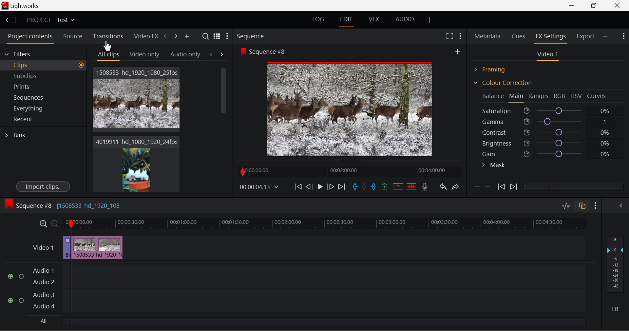 This screenshot has width=629, height=331. What do you see at coordinates (319, 187) in the screenshot?
I see `Play` at bounding box center [319, 187].